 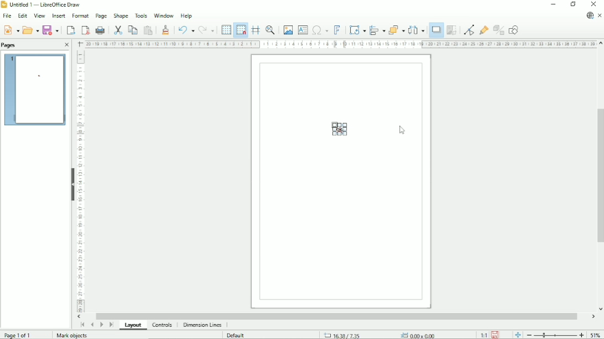 I want to click on Copy, so click(x=133, y=30).